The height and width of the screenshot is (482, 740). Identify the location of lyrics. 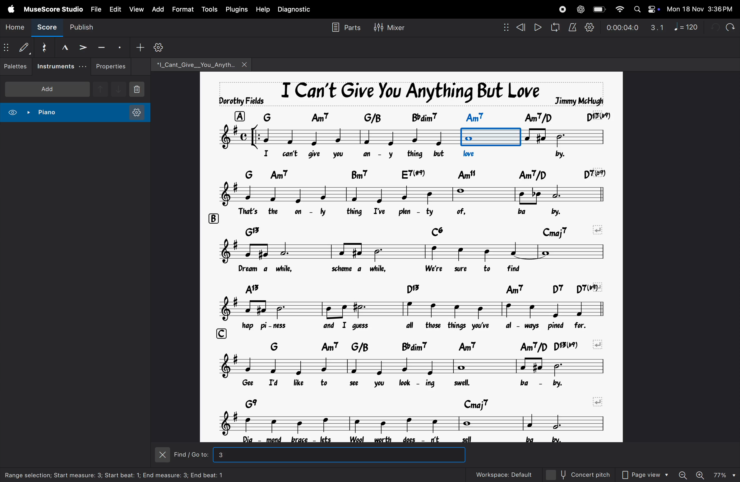
(425, 440).